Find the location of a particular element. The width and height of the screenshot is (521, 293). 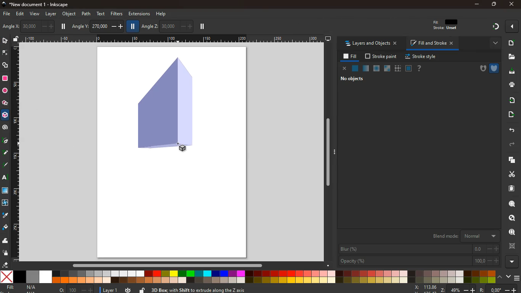

back is located at coordinates (511, 130).